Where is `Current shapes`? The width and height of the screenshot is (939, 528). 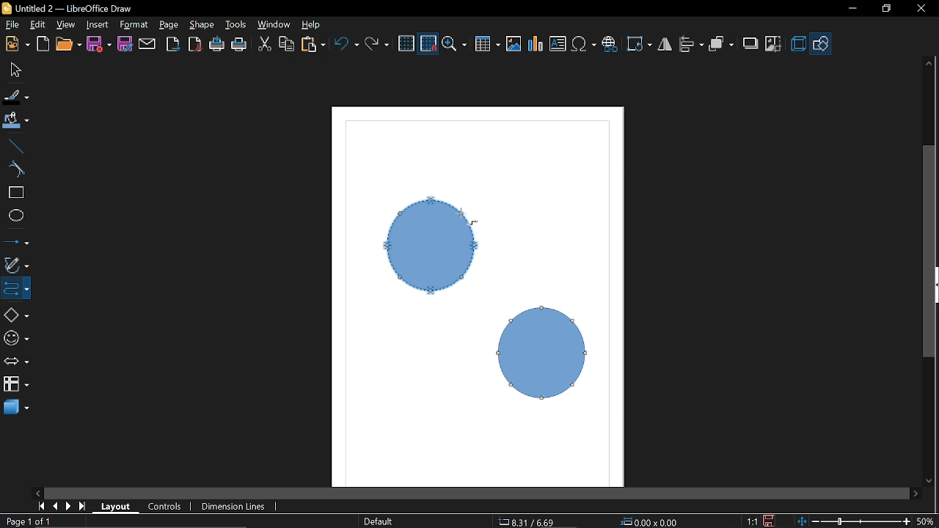 Current shapes is located at coordinates (476, 285).